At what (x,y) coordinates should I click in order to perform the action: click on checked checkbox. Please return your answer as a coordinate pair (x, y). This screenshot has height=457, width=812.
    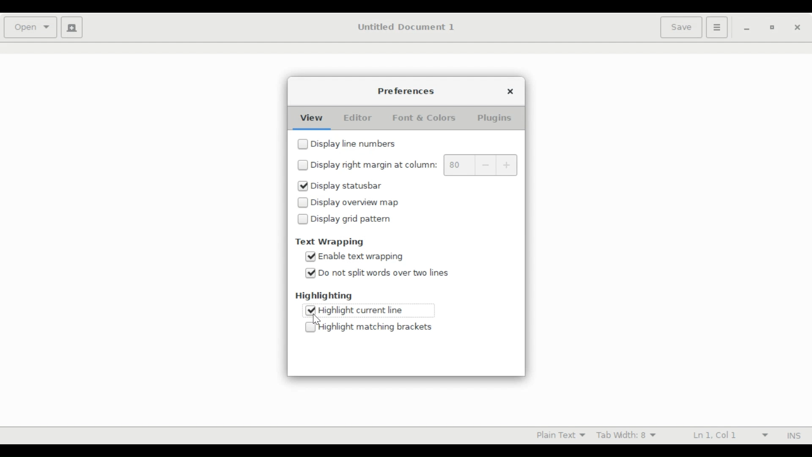
    Looking at the image, I should click on (303, 186).